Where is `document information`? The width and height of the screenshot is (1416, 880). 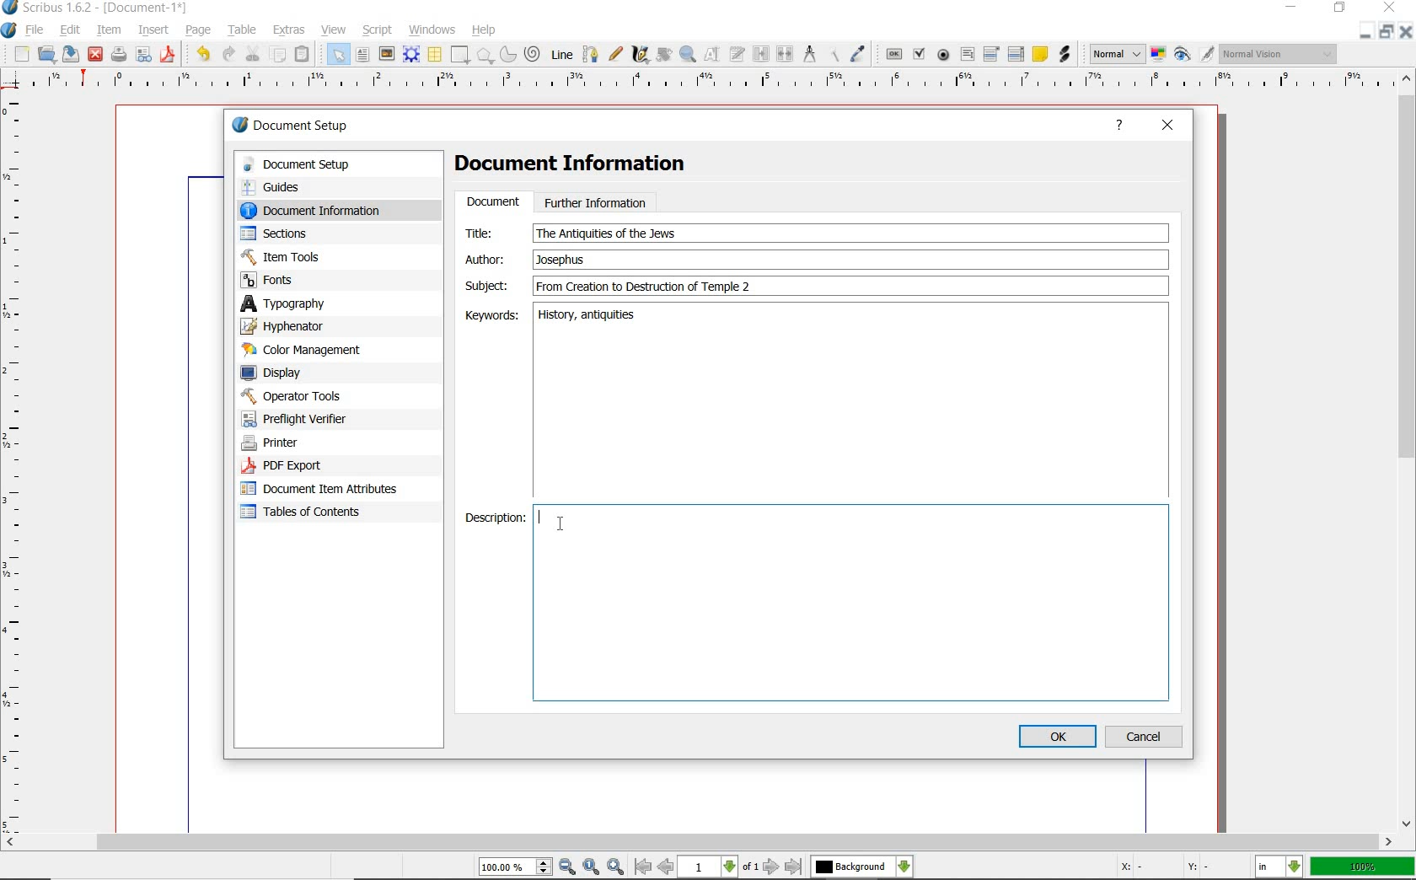
document information is located at coordinates (327, 210).